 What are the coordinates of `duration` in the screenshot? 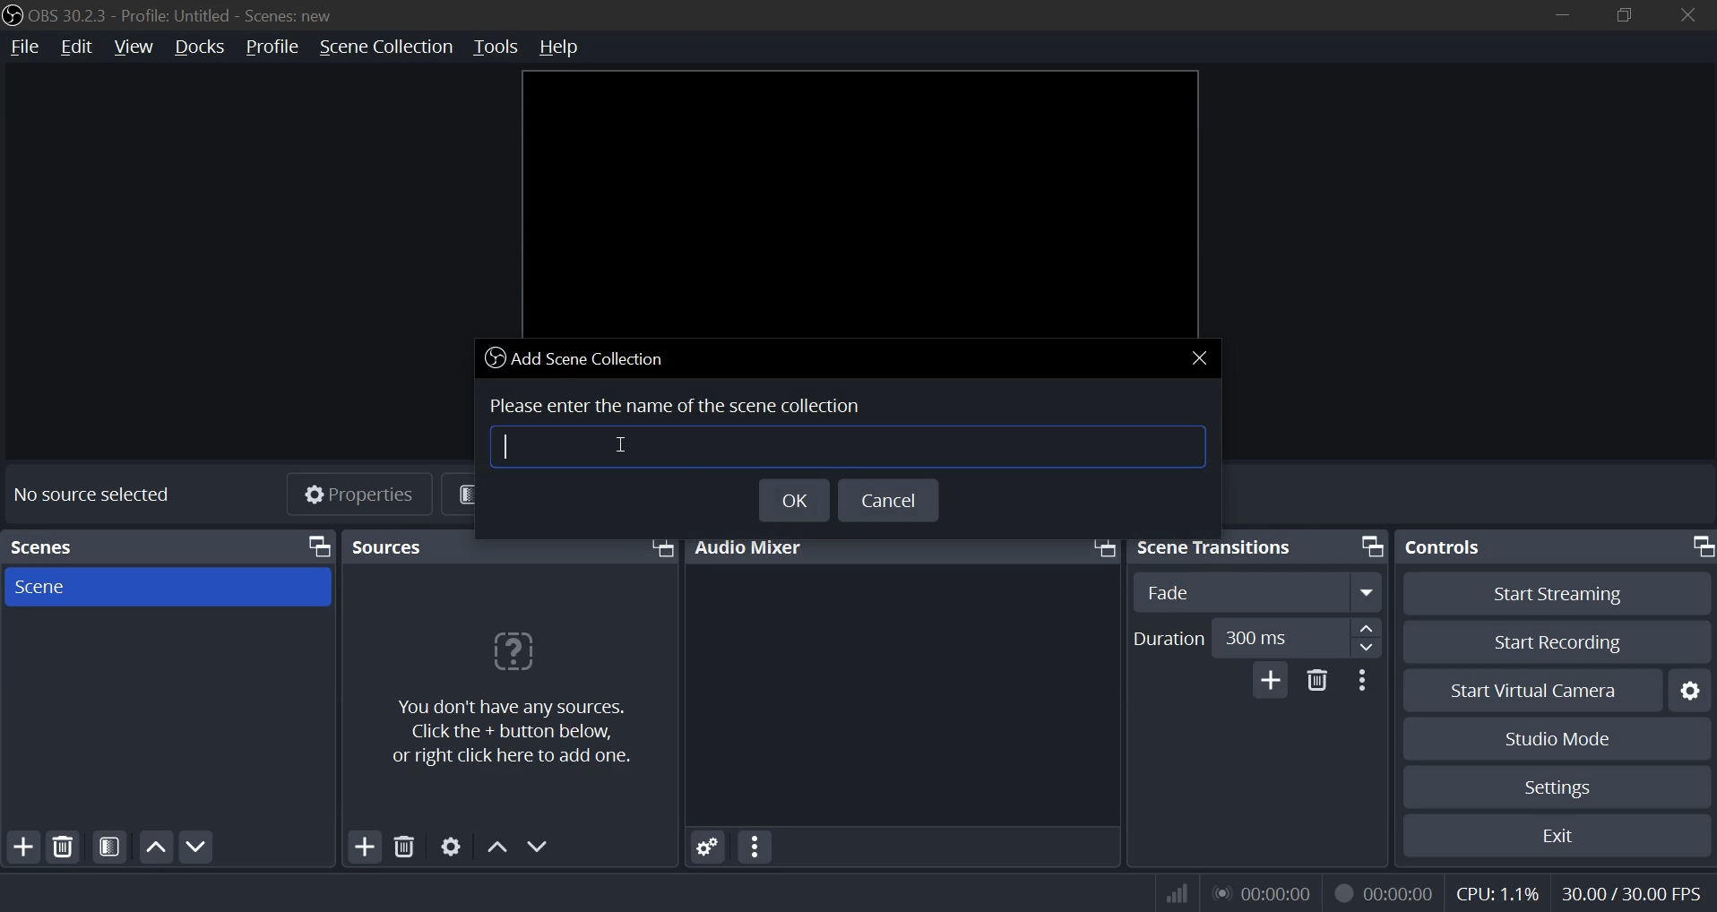 It's located at (1170, 639).